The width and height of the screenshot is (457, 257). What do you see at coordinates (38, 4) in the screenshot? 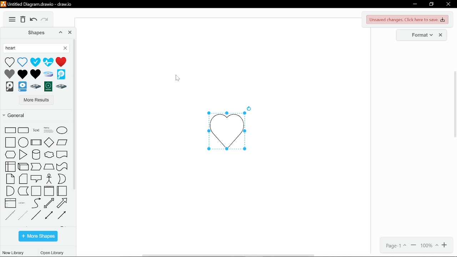
I see `Untitled Diagram.drawio - draw.io` at bounding box center [38, 4].